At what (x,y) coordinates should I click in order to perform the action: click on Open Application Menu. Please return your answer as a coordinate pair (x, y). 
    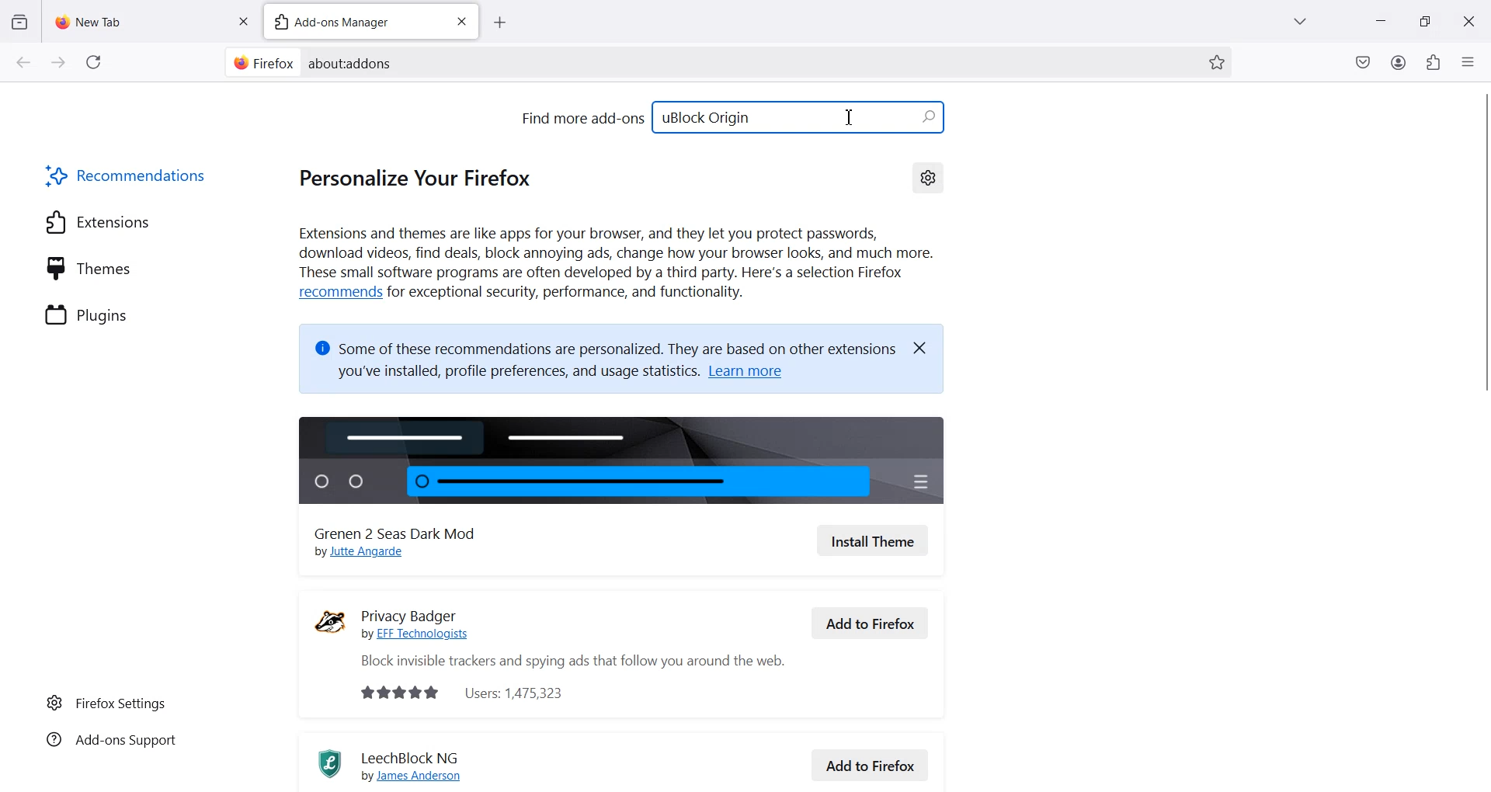
    Looking at the image, I should click on (1469, 58).